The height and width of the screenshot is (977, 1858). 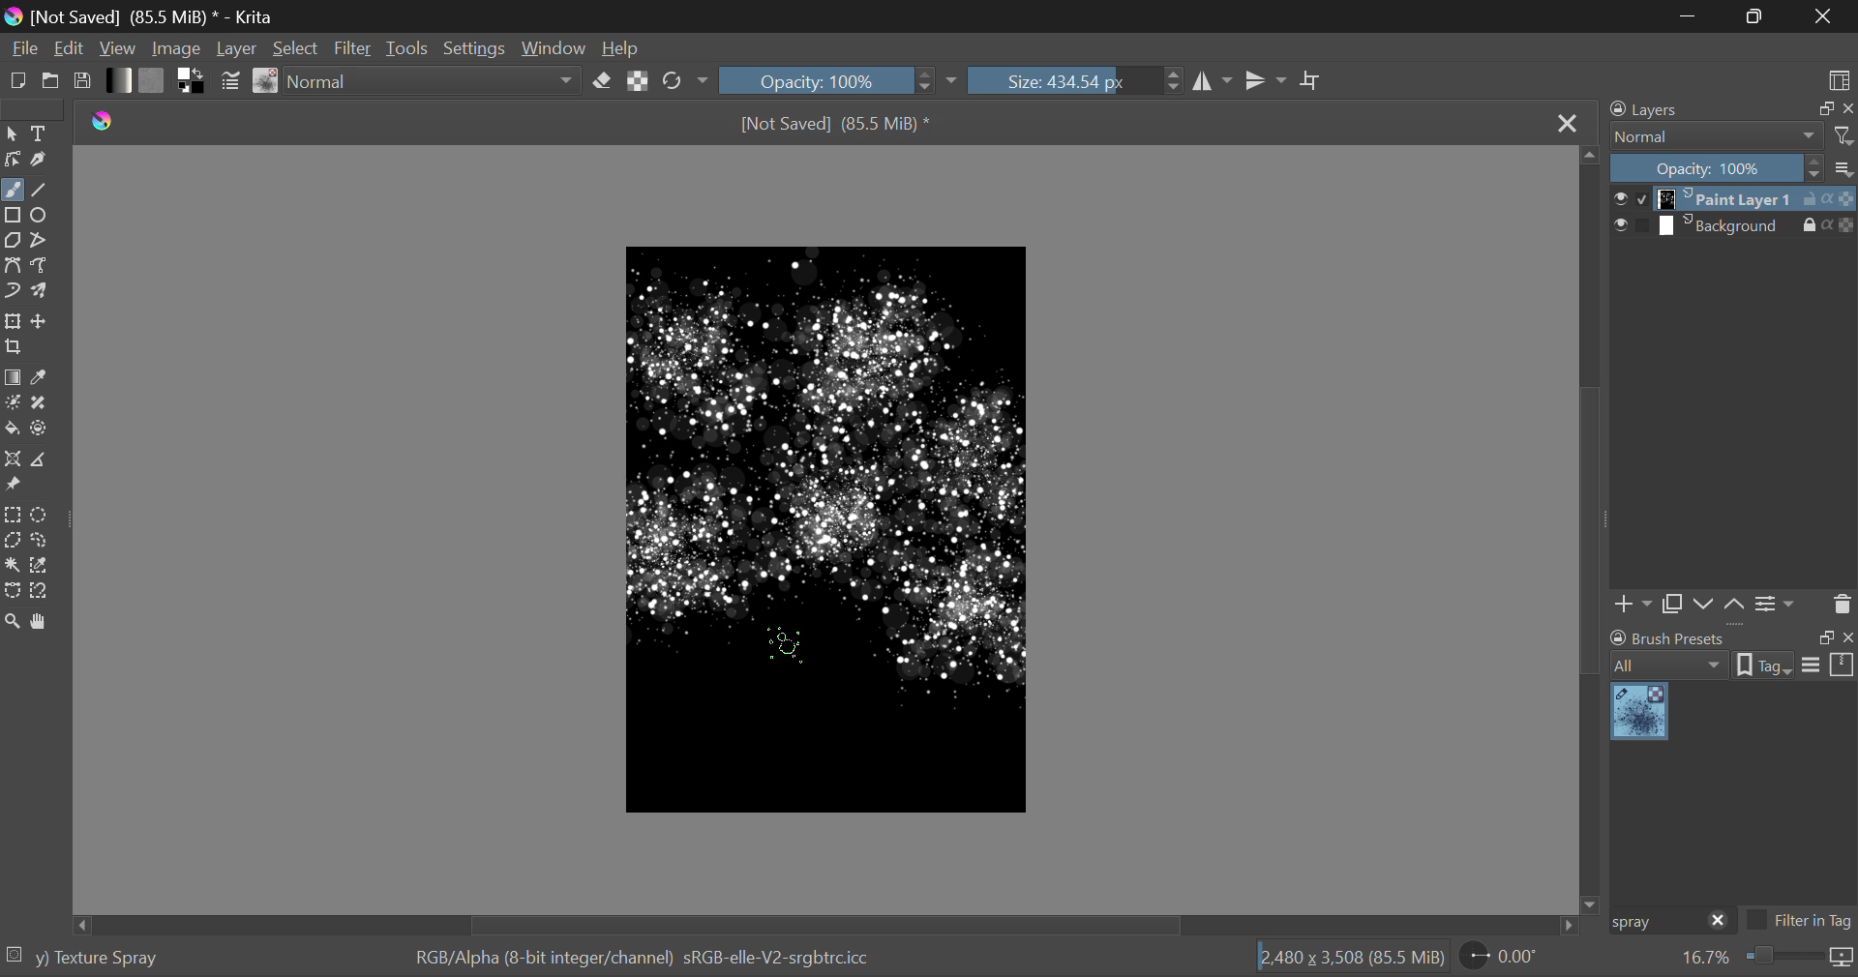 I want to click on Zoom, so click(x=14, y=624).